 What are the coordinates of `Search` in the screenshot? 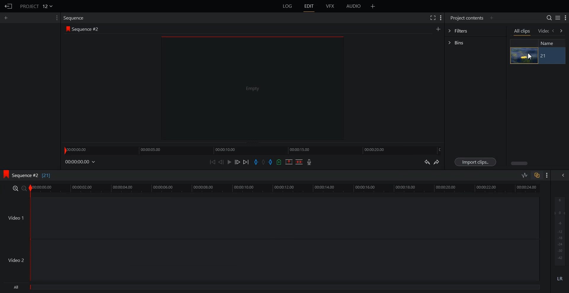 It's located at (546, 17).